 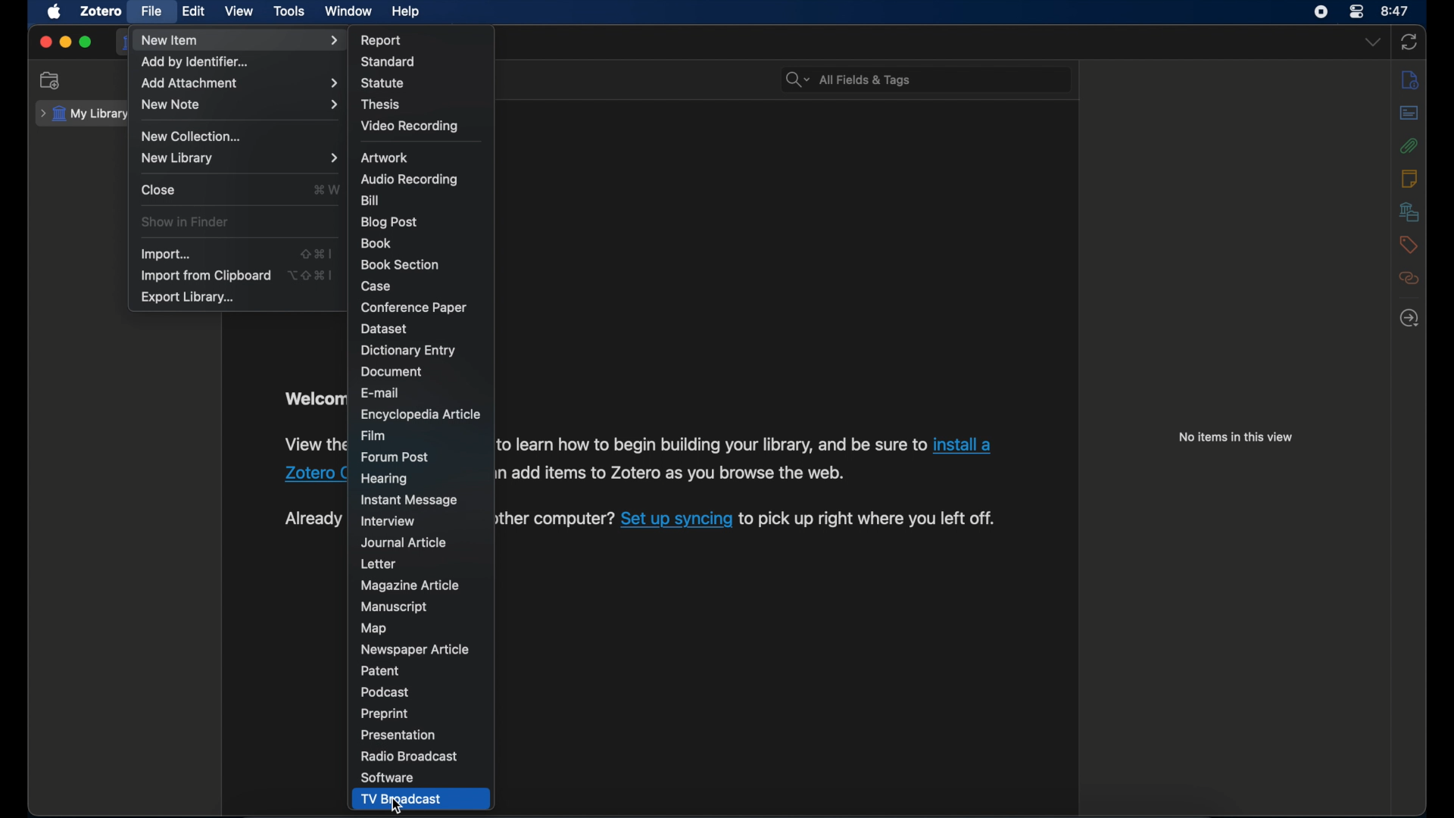 I want to click on bill, so click(x=370, y=201).